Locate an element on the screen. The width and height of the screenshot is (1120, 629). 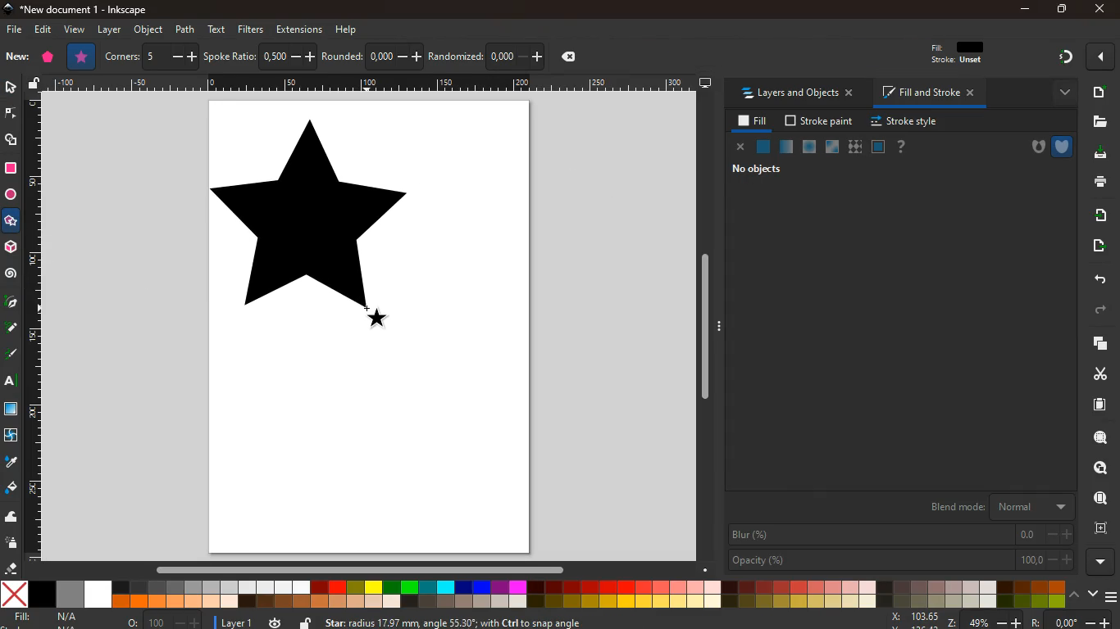
star is located at coordinates (82, 57).